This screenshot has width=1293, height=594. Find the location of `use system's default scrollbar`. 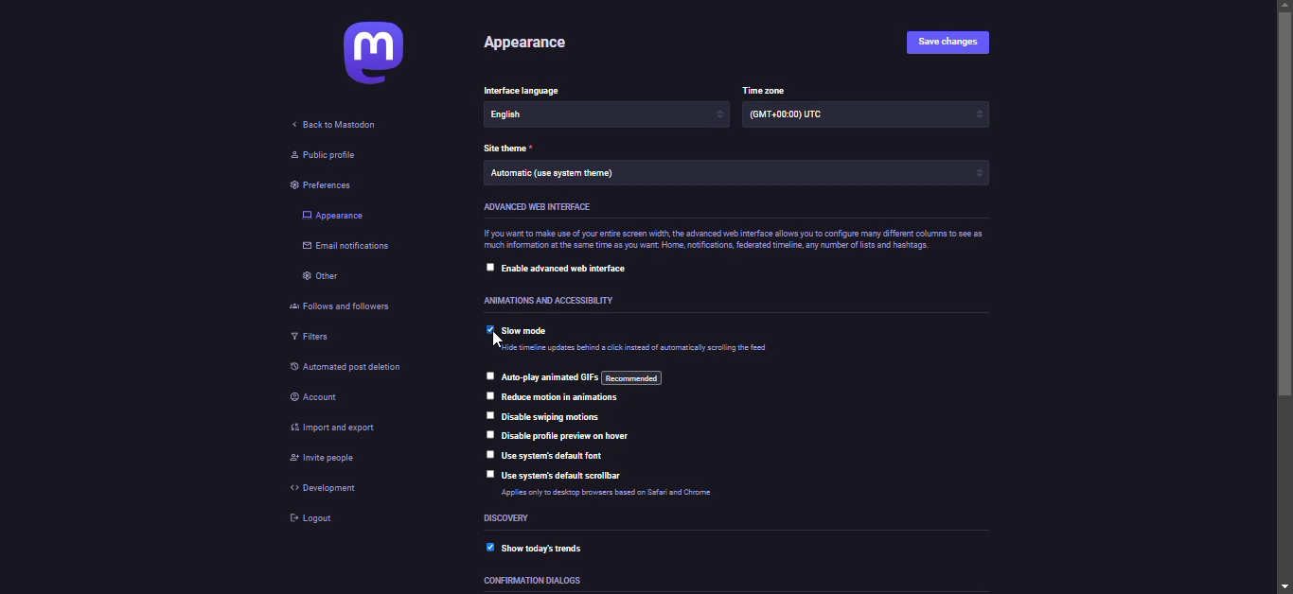

use system's default scrollbar is located at coordinates (565, 476).